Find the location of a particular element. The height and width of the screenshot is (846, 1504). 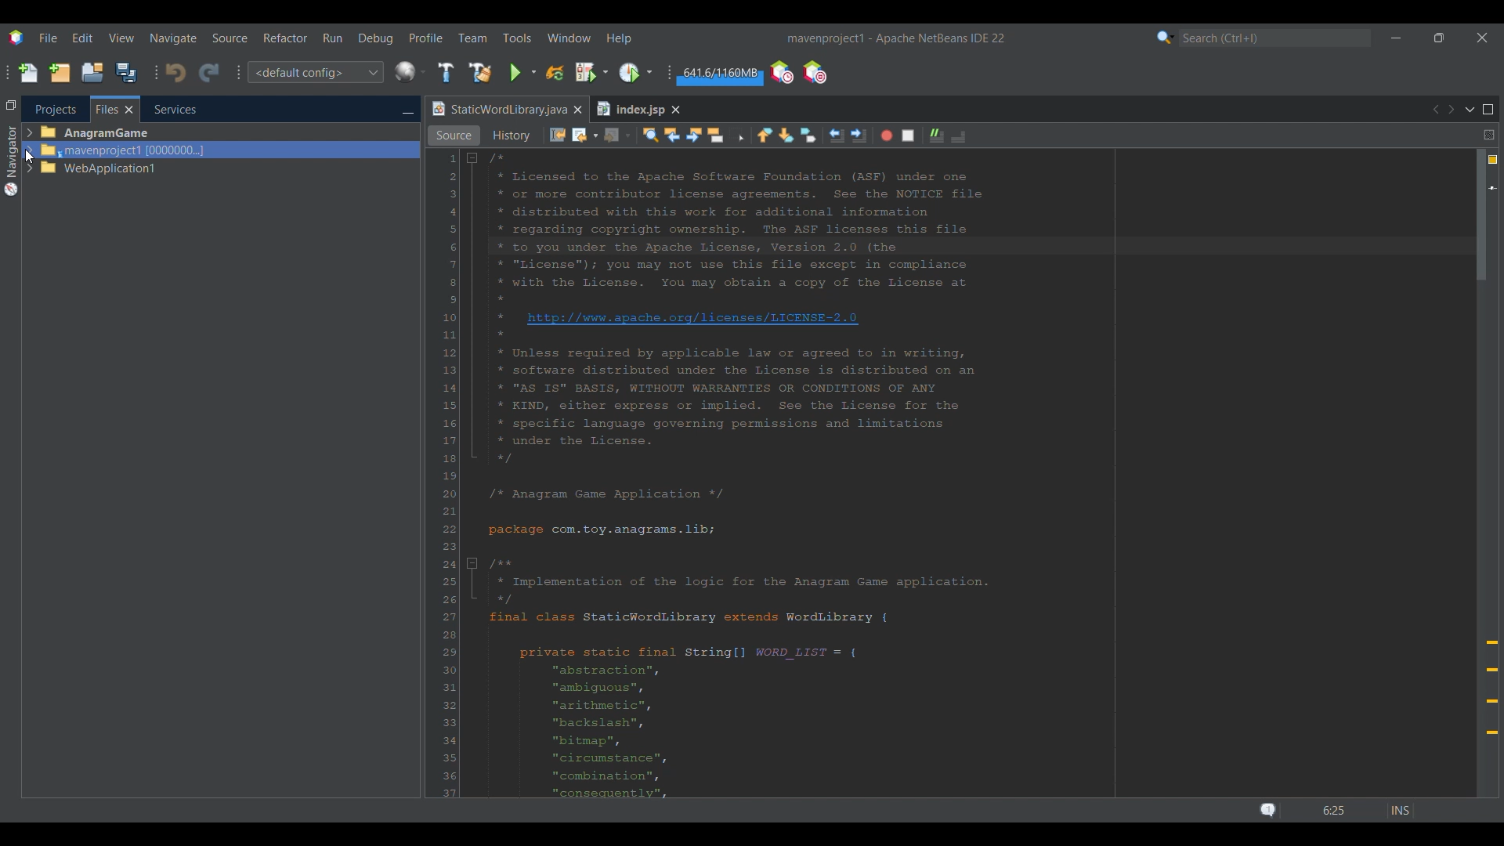

History view is located at coordinates (510, 136).